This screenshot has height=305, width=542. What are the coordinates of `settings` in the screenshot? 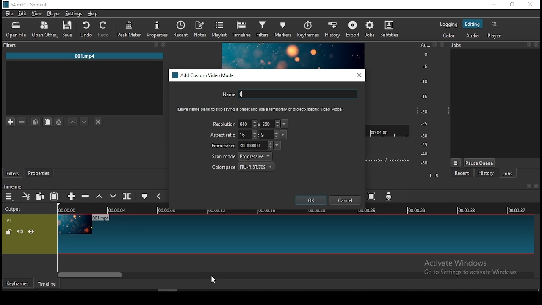 It's located at (72, 14).